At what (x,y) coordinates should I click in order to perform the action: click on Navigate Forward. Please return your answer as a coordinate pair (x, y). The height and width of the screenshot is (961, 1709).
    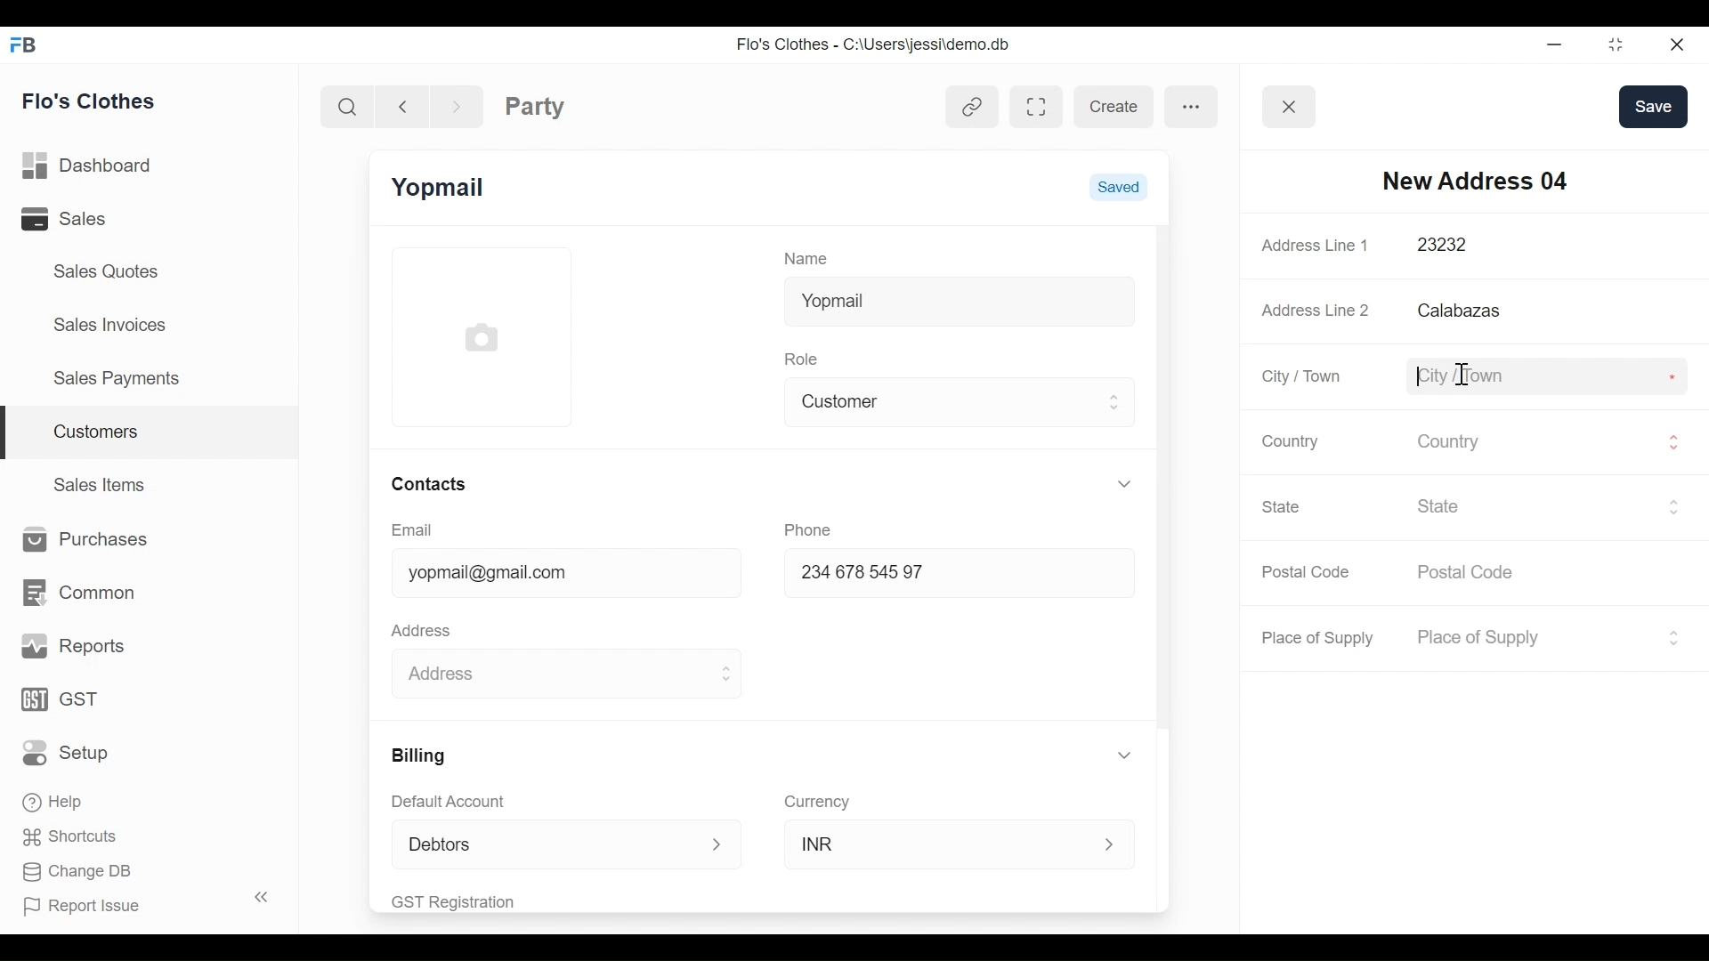
    Looking at the image, I should click on (457, 104).